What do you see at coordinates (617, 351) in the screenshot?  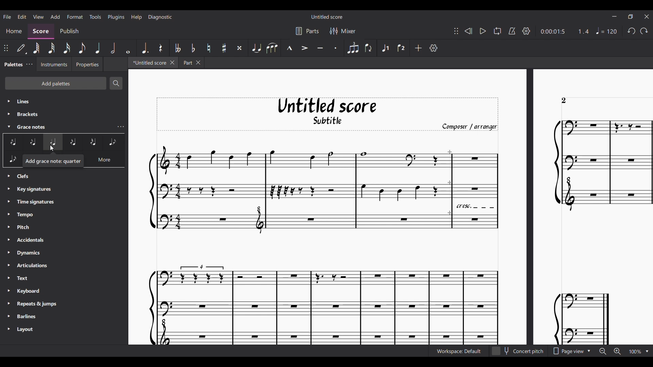 I see `Zoom in` at bounding box center [617, 351].